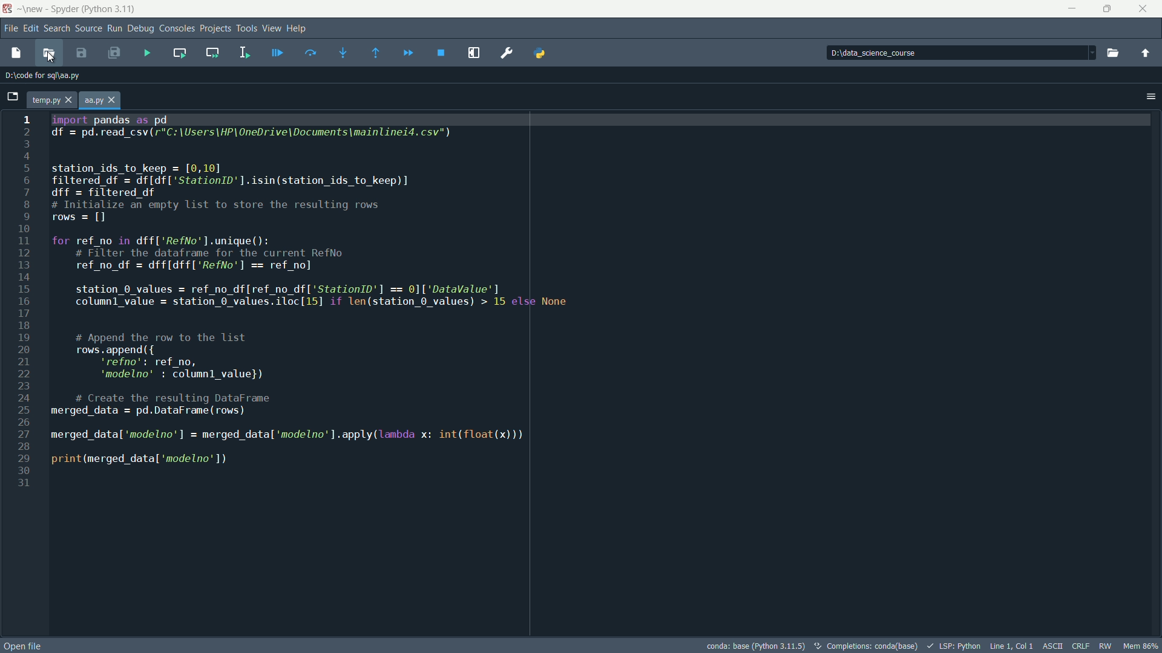 The height and width of the screenshot is (653, 1162). Describe the element at coordinates (90, 28) in the screenshot. I see `Source menu` at that location.